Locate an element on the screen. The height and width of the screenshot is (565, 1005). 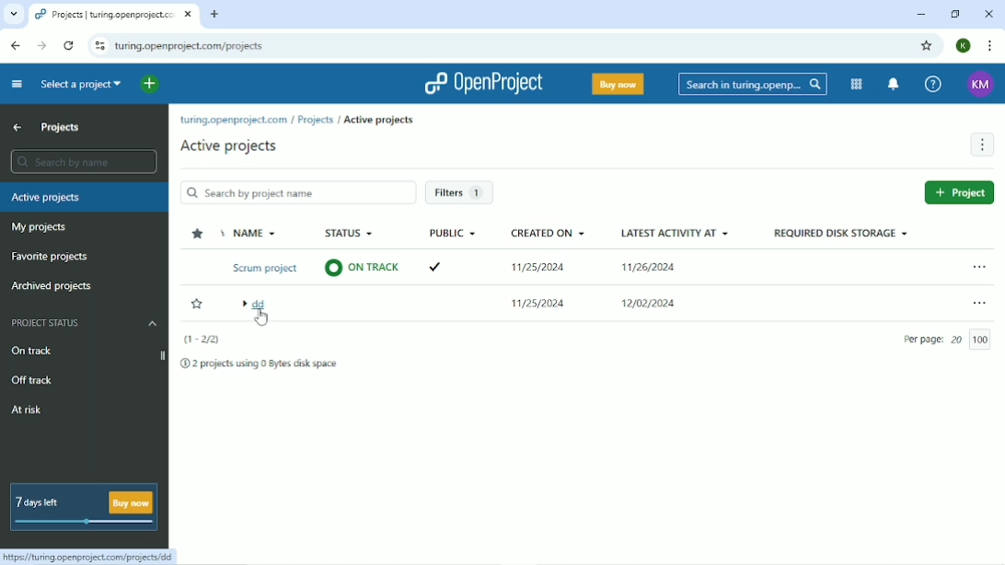
Site is located at coordinates (189, 46).